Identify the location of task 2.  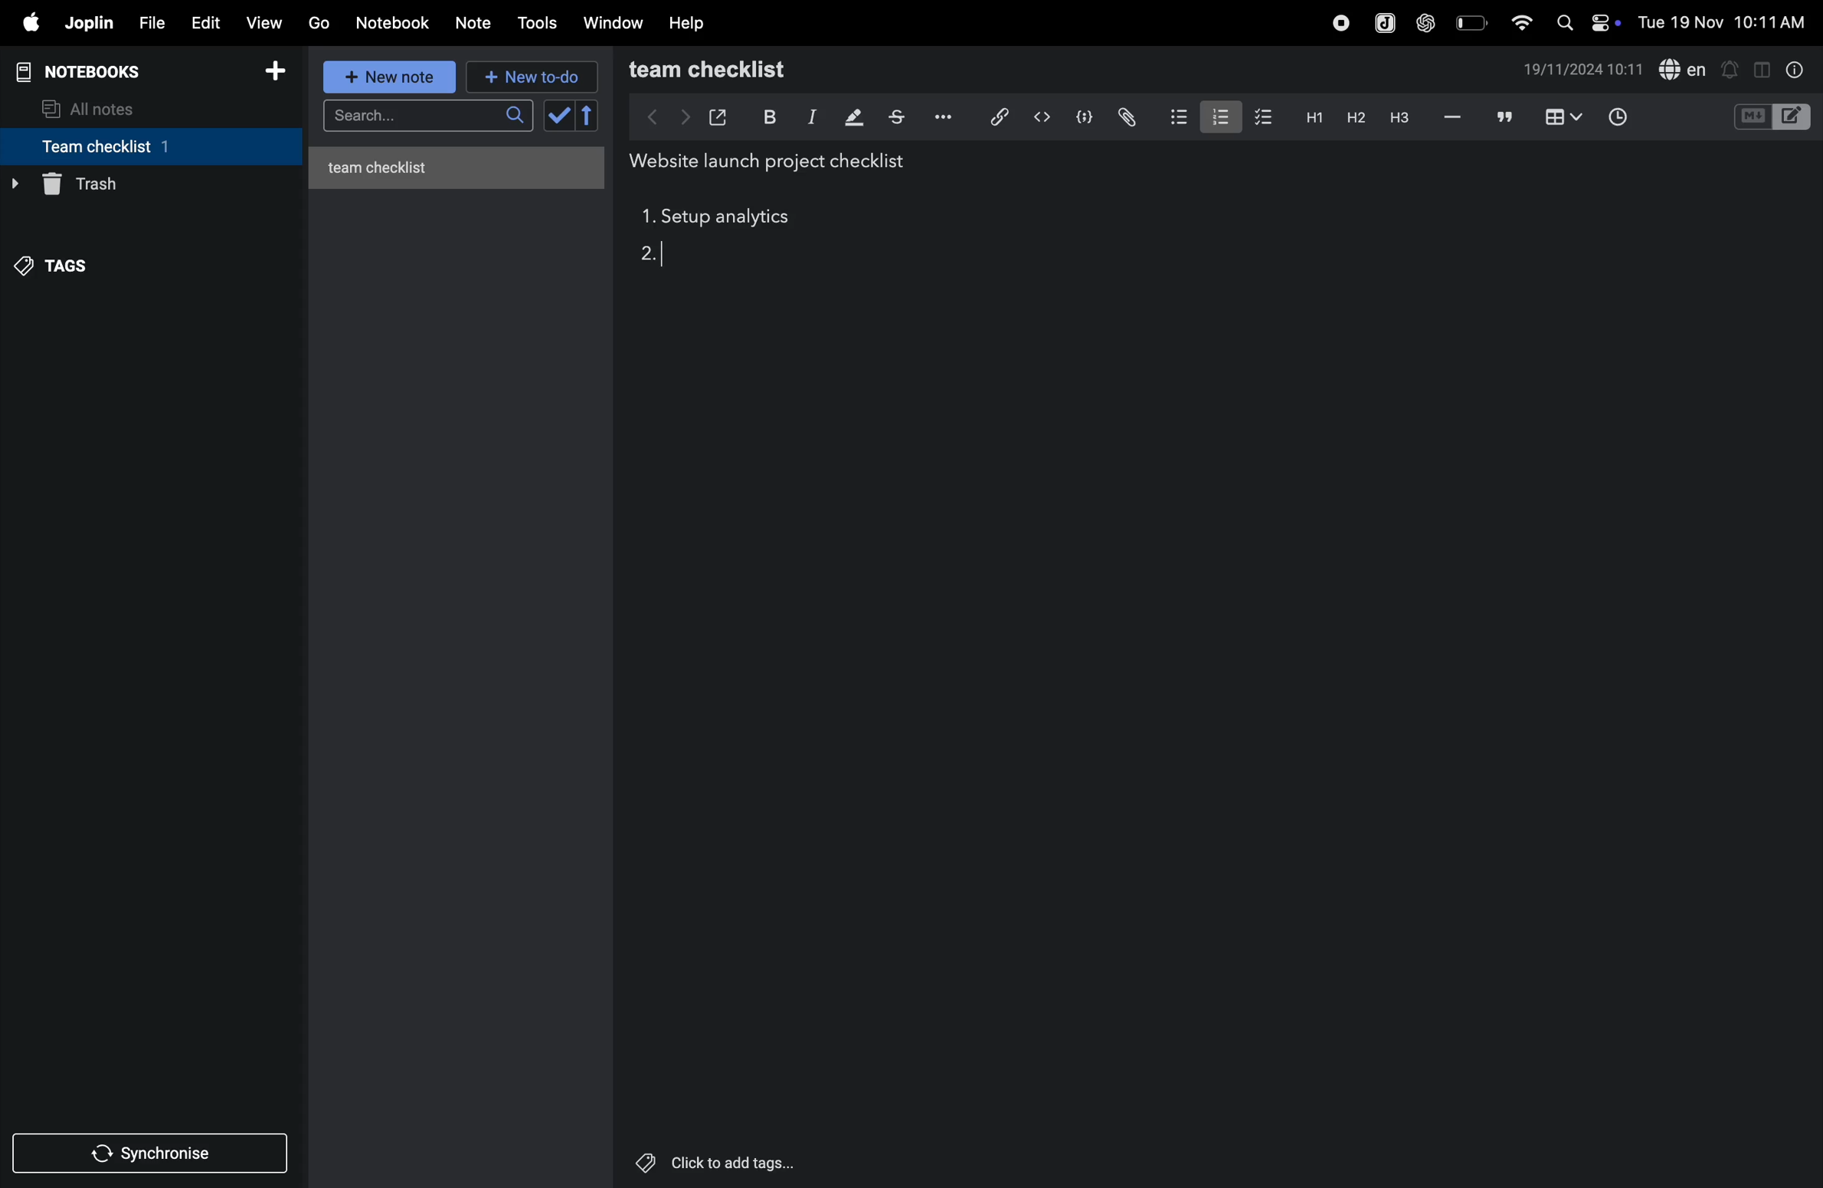
(656, 257).